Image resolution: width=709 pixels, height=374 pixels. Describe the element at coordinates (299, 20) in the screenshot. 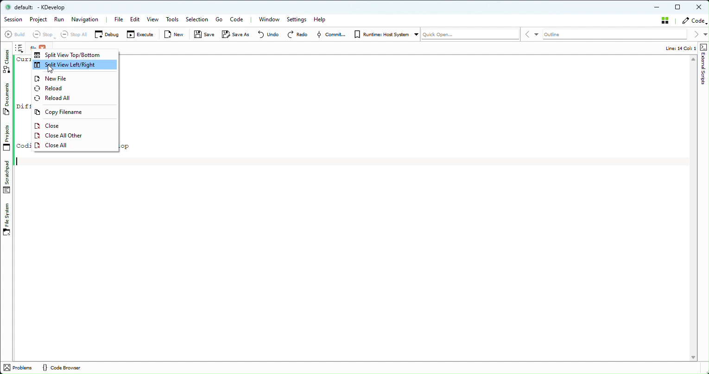

I see `Settings` at that location.